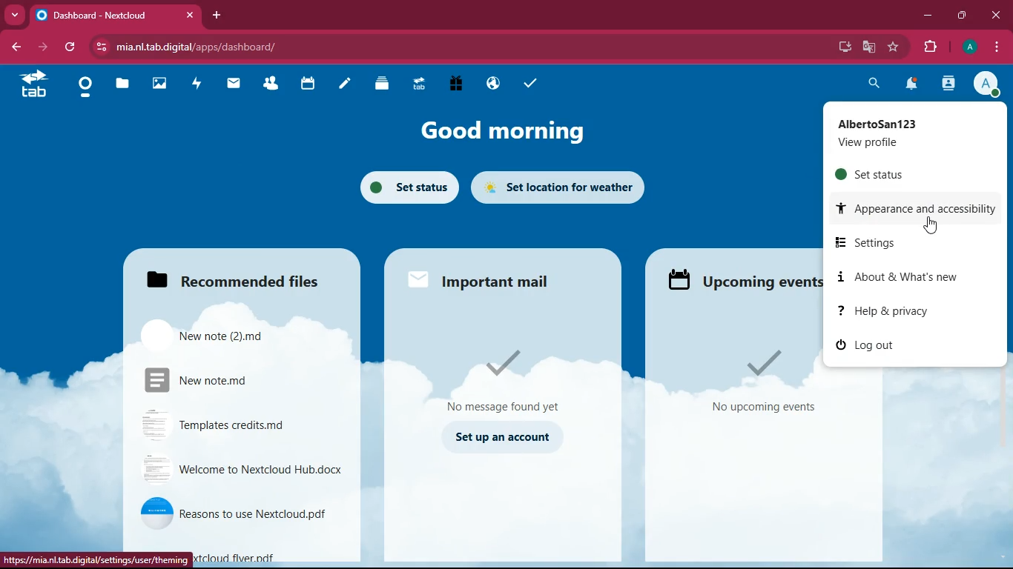 The image size is (1013, 569). I want to click on home, so click(87, 92).